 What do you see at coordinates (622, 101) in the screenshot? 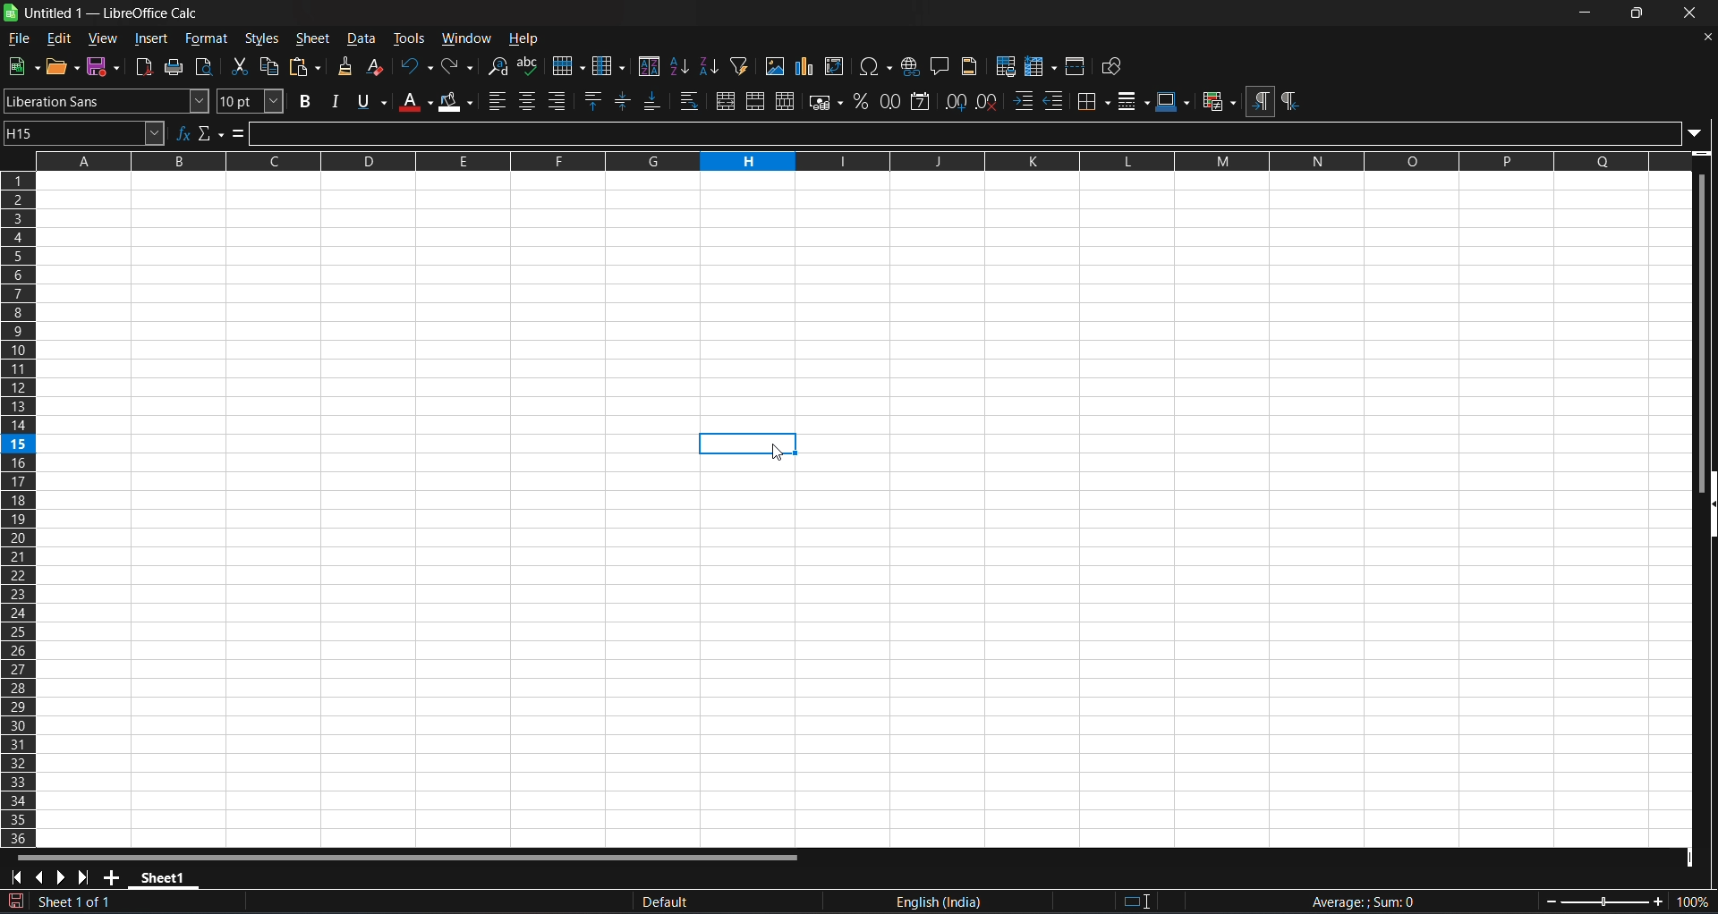
I see `center vertically` at bounding box center [622, 101].